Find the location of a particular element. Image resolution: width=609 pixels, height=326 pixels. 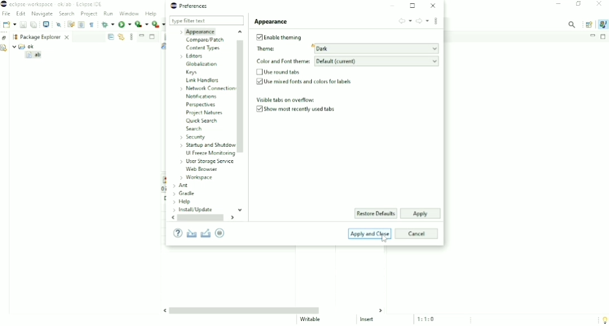

Web Browser is located at coordinates (202, 169).